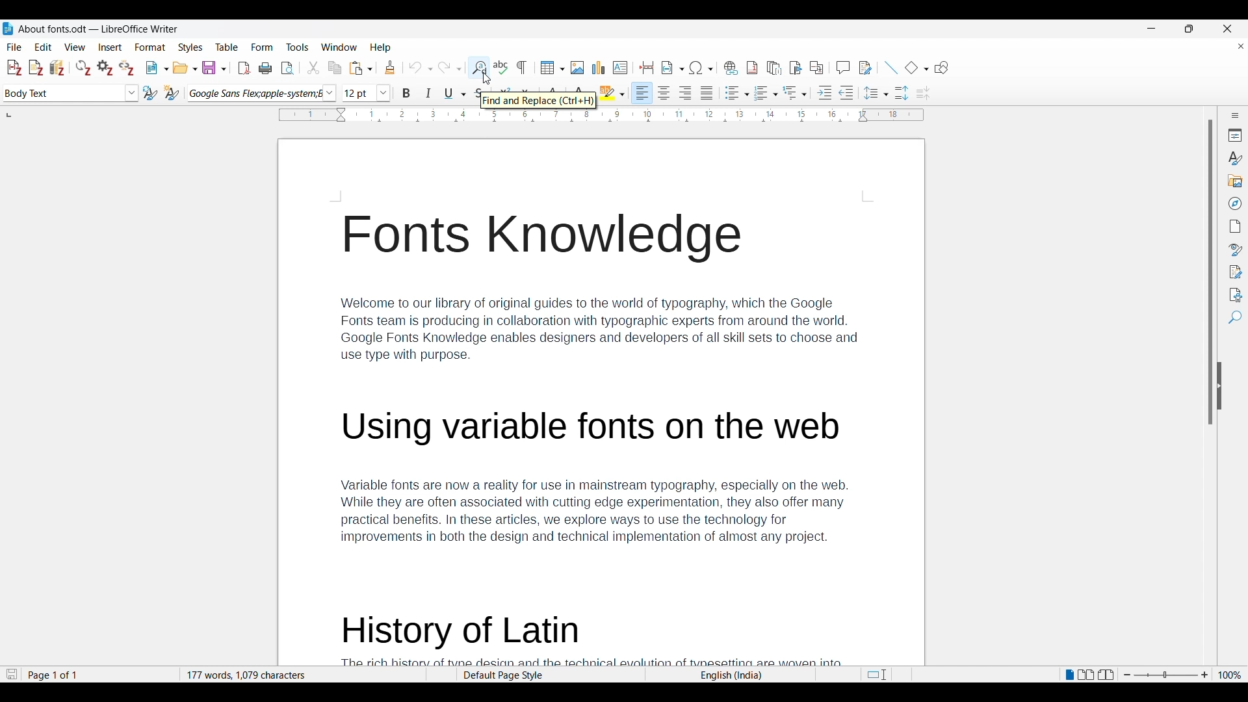  I want to click on Minimize, so click(1151, 29).